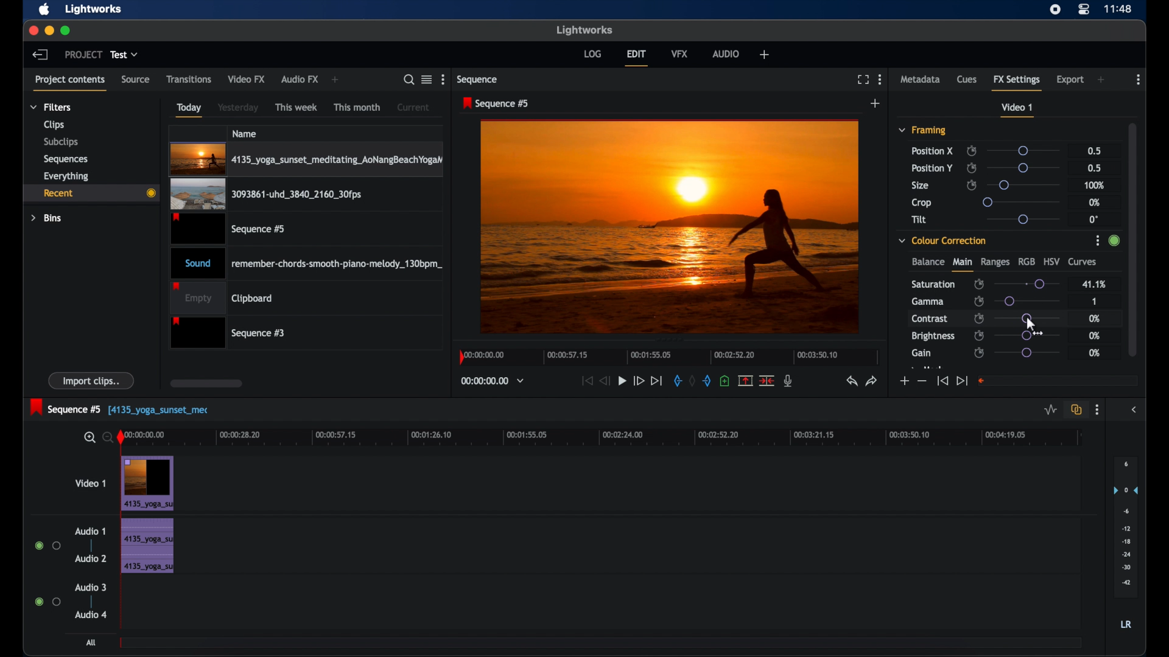 The height and width of the screenshot is (657, 1169). What do you see at coordinates (136, 80) in the screenshot?
I see `source` at bounding box center [136, 80].